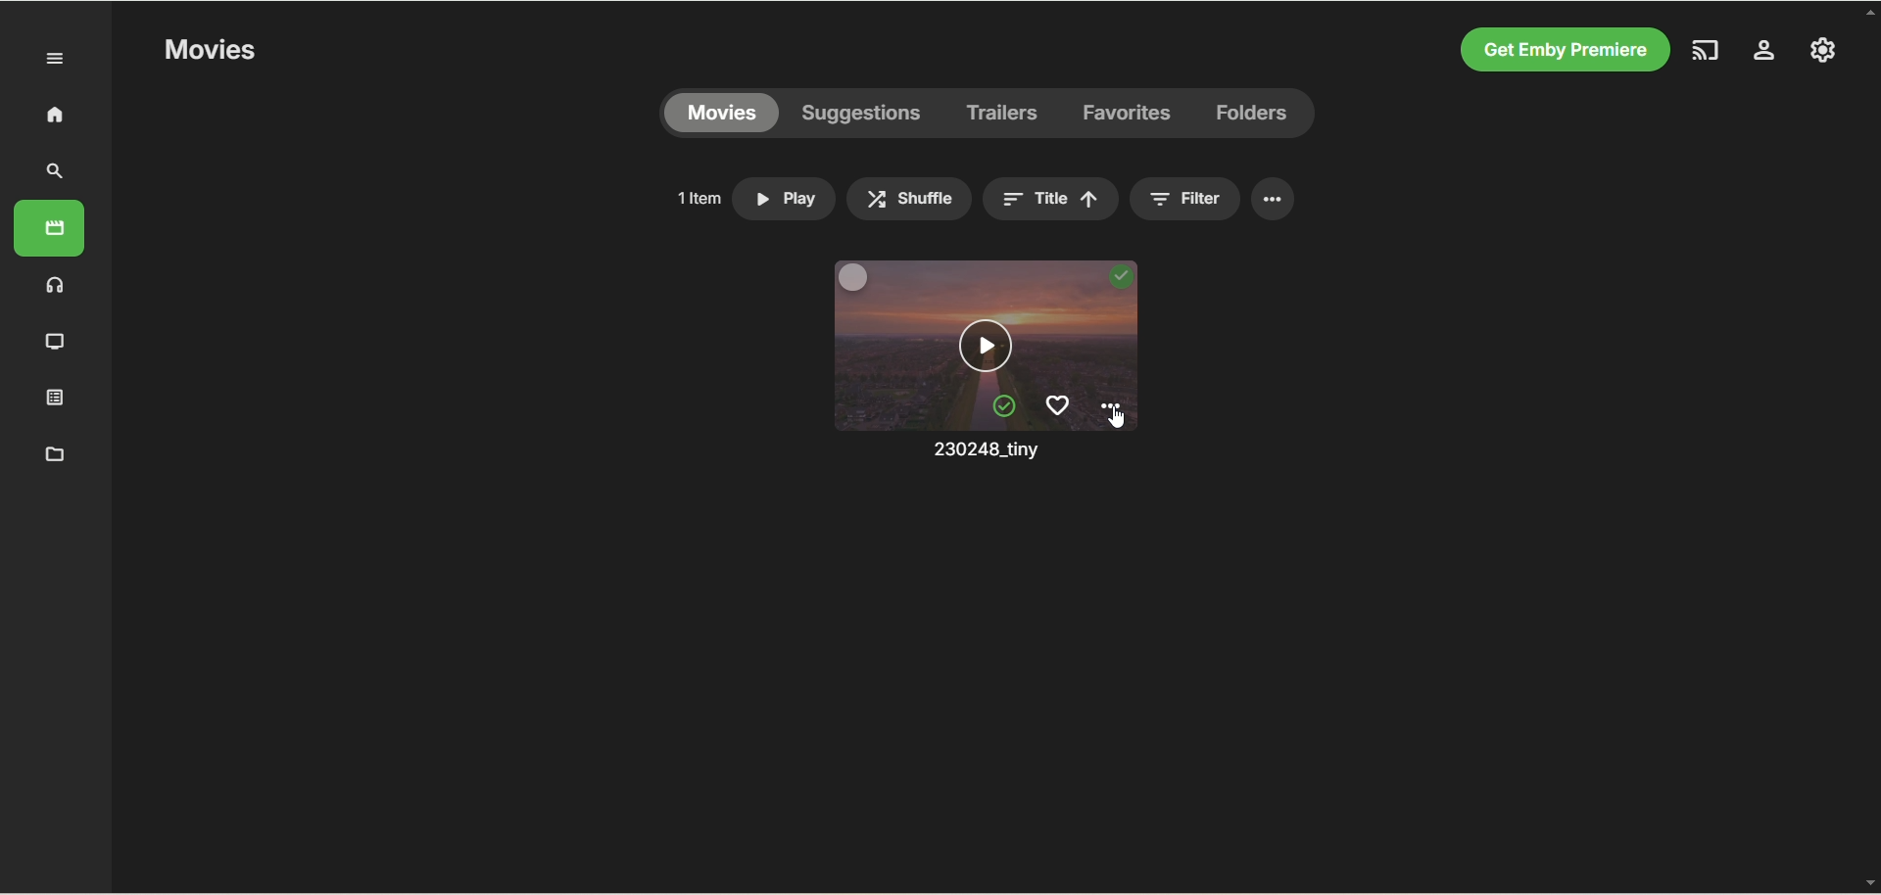  What do you see at coordinates (1116, 418) in the screenshot?
I see `Cursor` at bounding box center [1116, 418].